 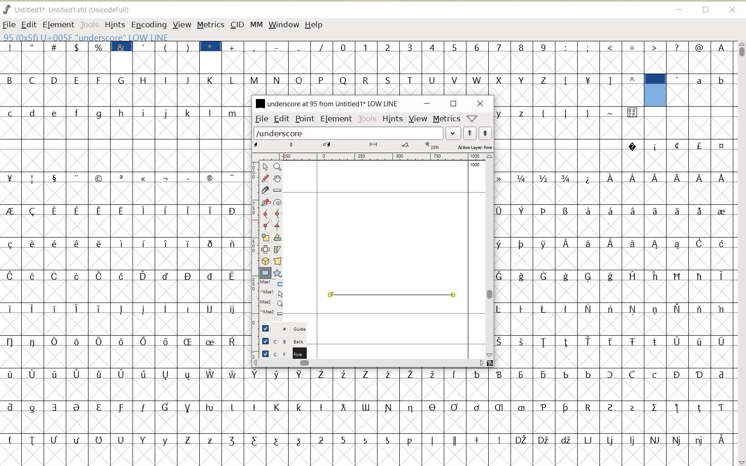 What do you see at coordinates (368, 119) in the screenshot?
I see `TOOLS` at bounding box center [368, 119].